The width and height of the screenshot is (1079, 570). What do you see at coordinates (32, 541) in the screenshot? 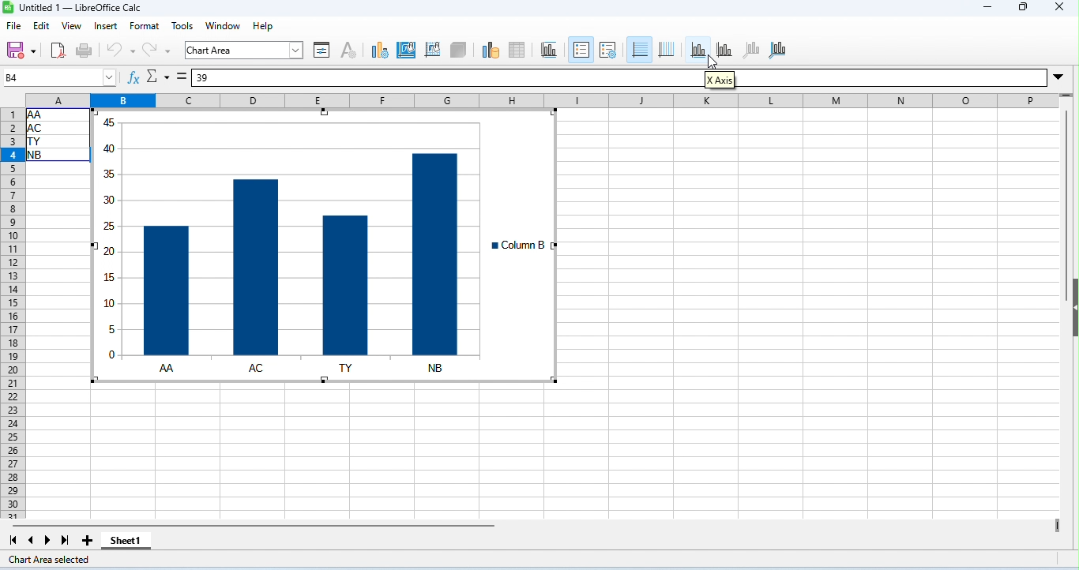
I see `previous sheet` at bounding box center [32, 541].